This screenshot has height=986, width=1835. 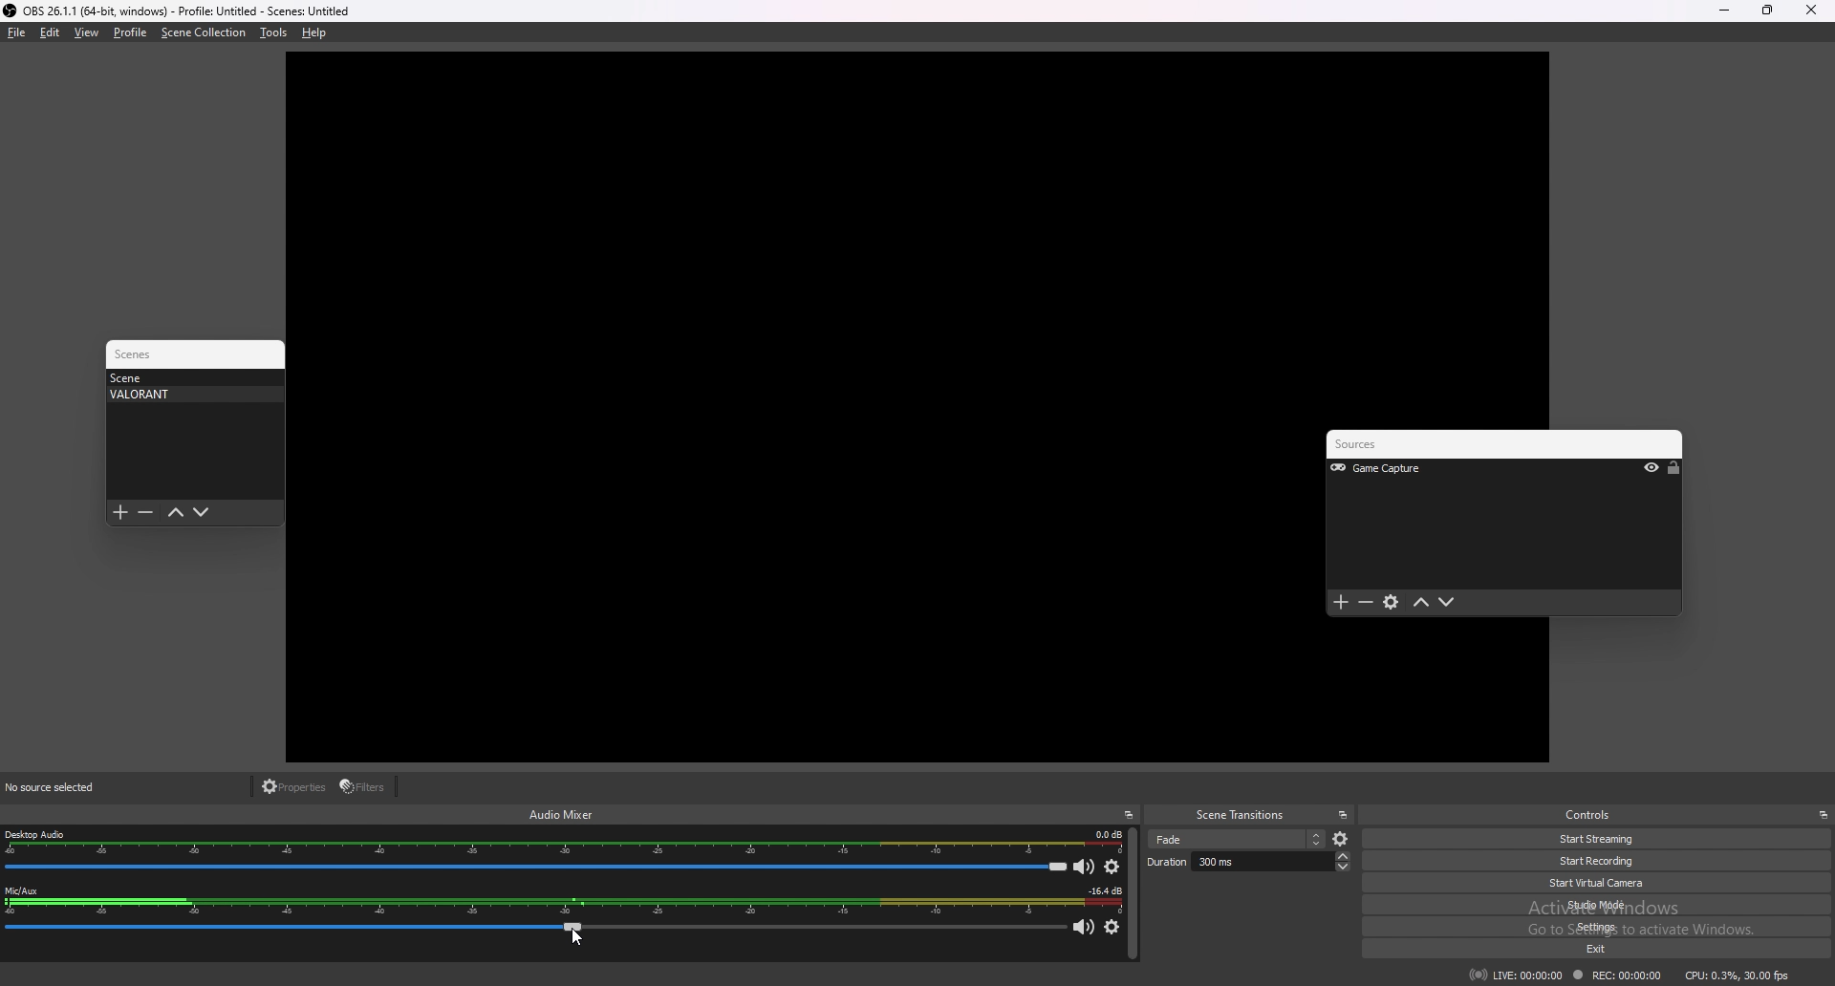 I want to click on pop out, so click(x=1823, y=815).